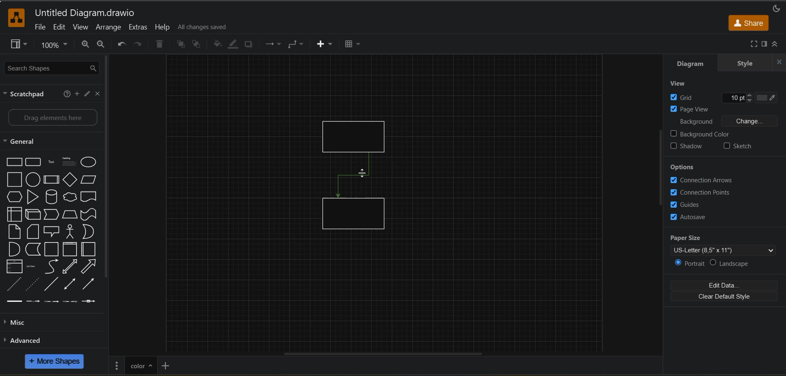 This screenshot has height=376, width=786. What do you see at coordinates (13, 231) in the screenshot?
I see `Card` at bounding box center [13, 231].